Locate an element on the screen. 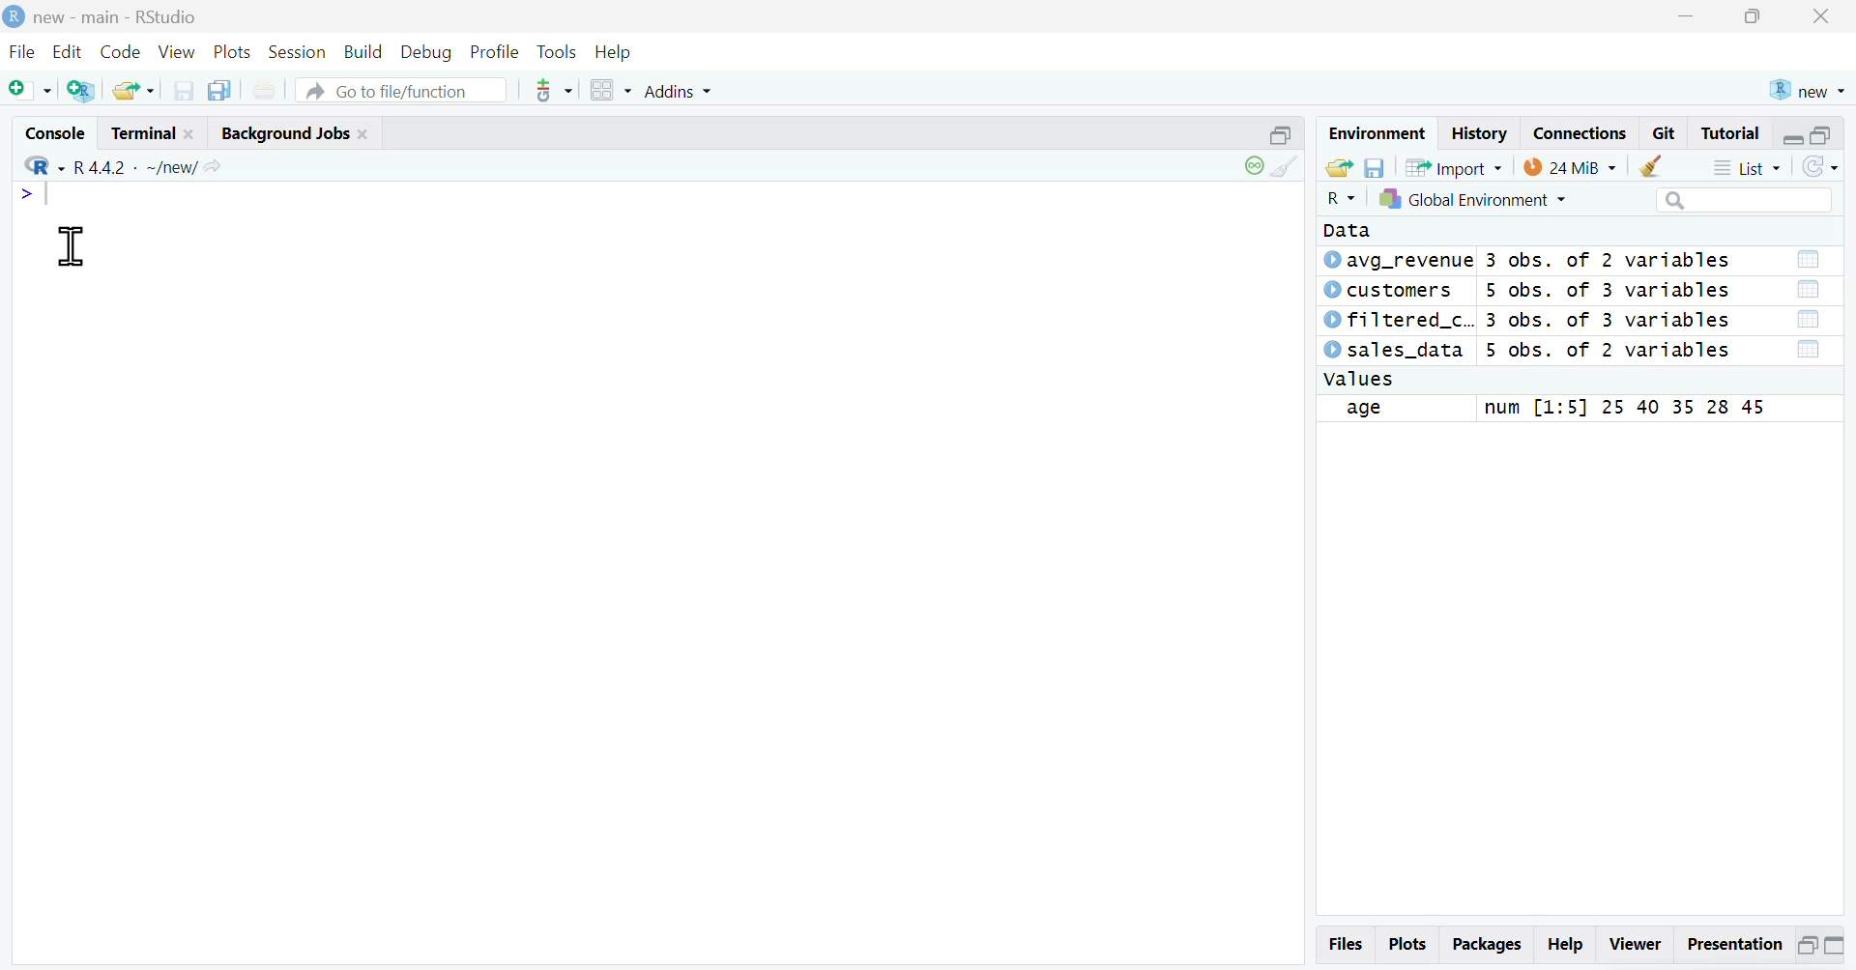 Image resolution: width=1856 pixels, height=970 pixels. search is located at coordinates (1745, 201).